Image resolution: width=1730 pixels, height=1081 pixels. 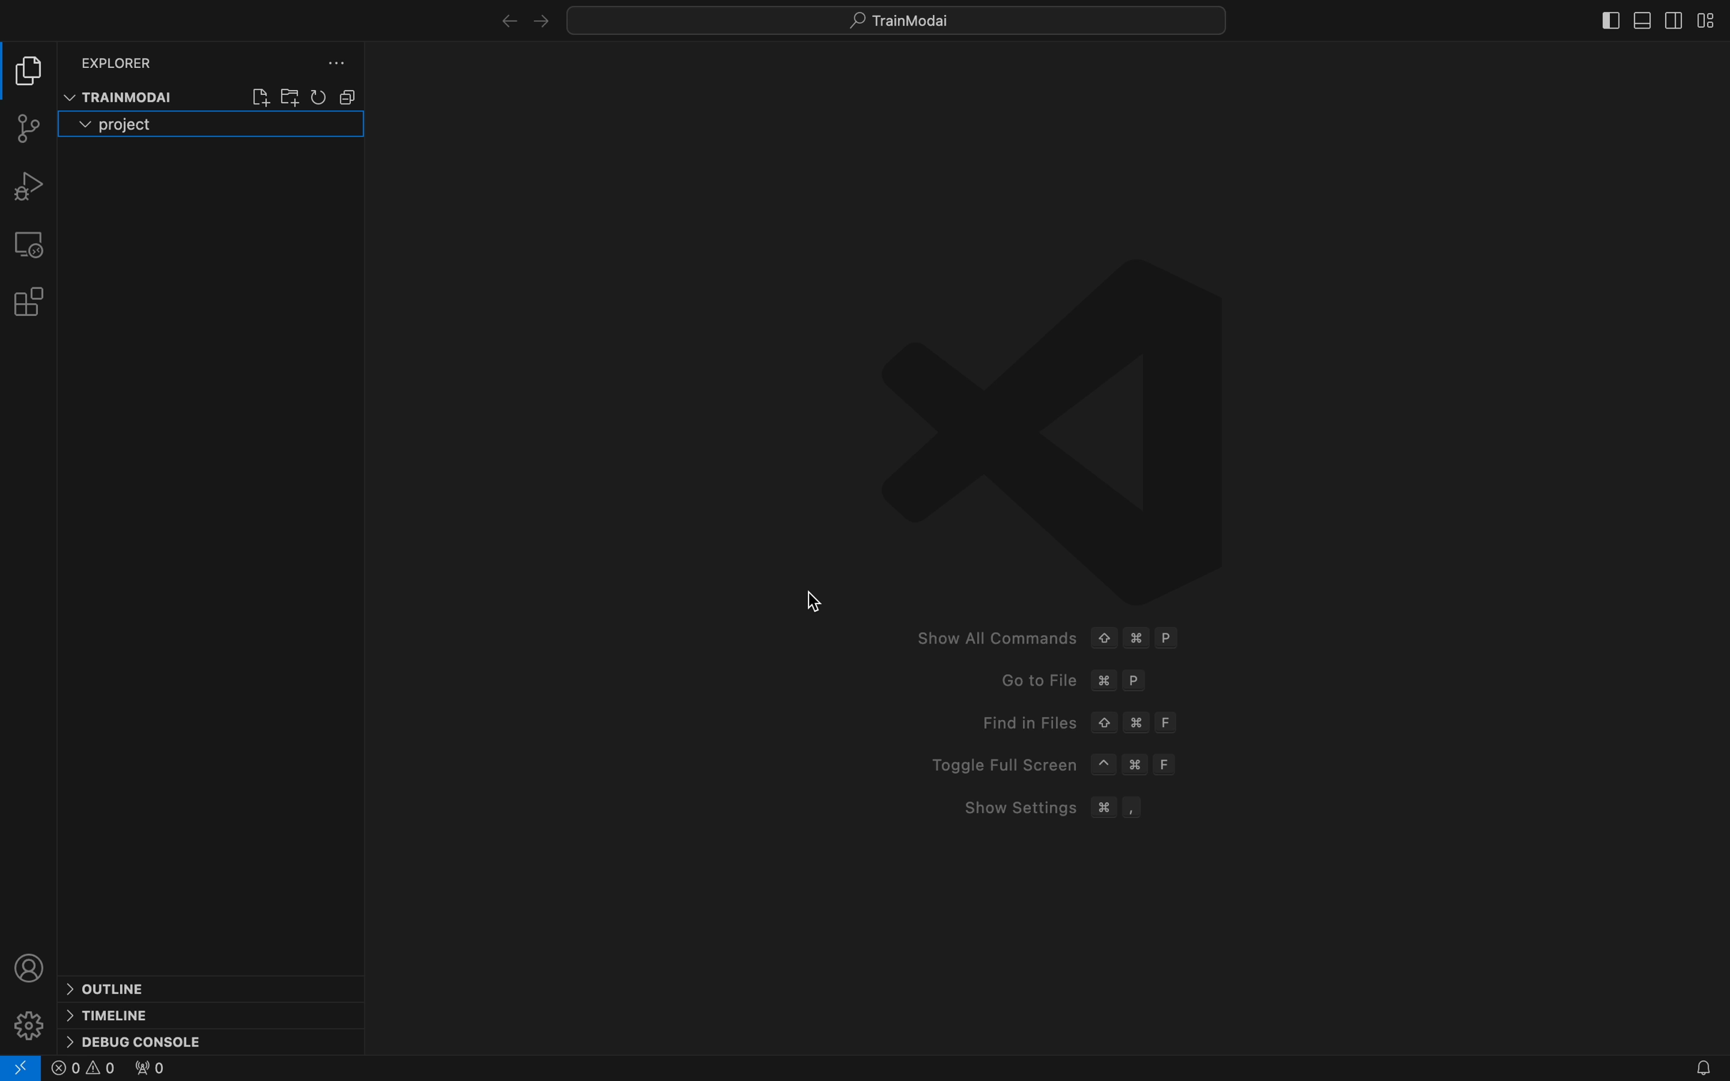 I want to click on Find, so click(x=1082, y=723).